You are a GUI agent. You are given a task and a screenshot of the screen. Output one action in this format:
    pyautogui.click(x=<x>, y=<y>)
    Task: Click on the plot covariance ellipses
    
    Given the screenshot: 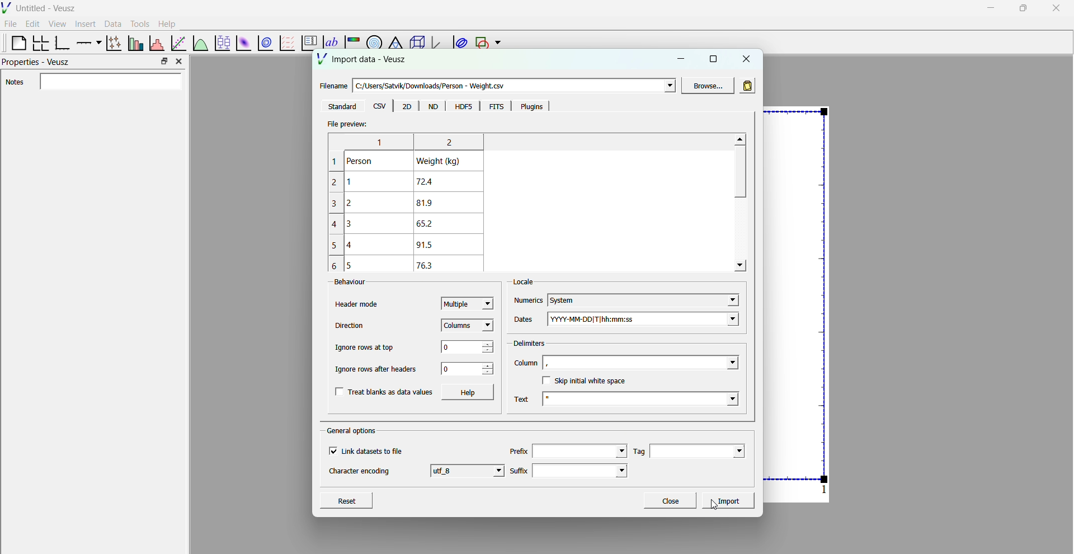 What is the action you would take?
    pyautogui.click(x=459, y=43)
    